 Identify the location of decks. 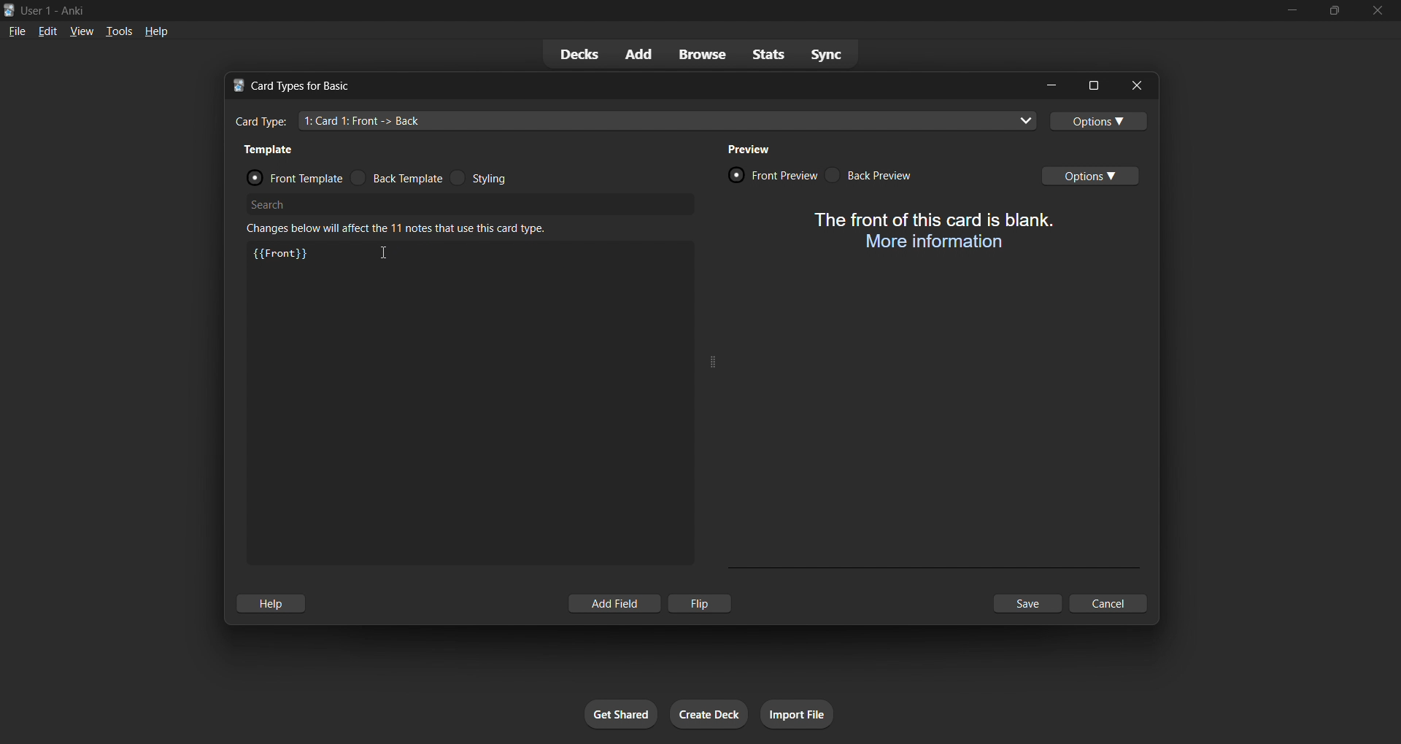
(579, 55).